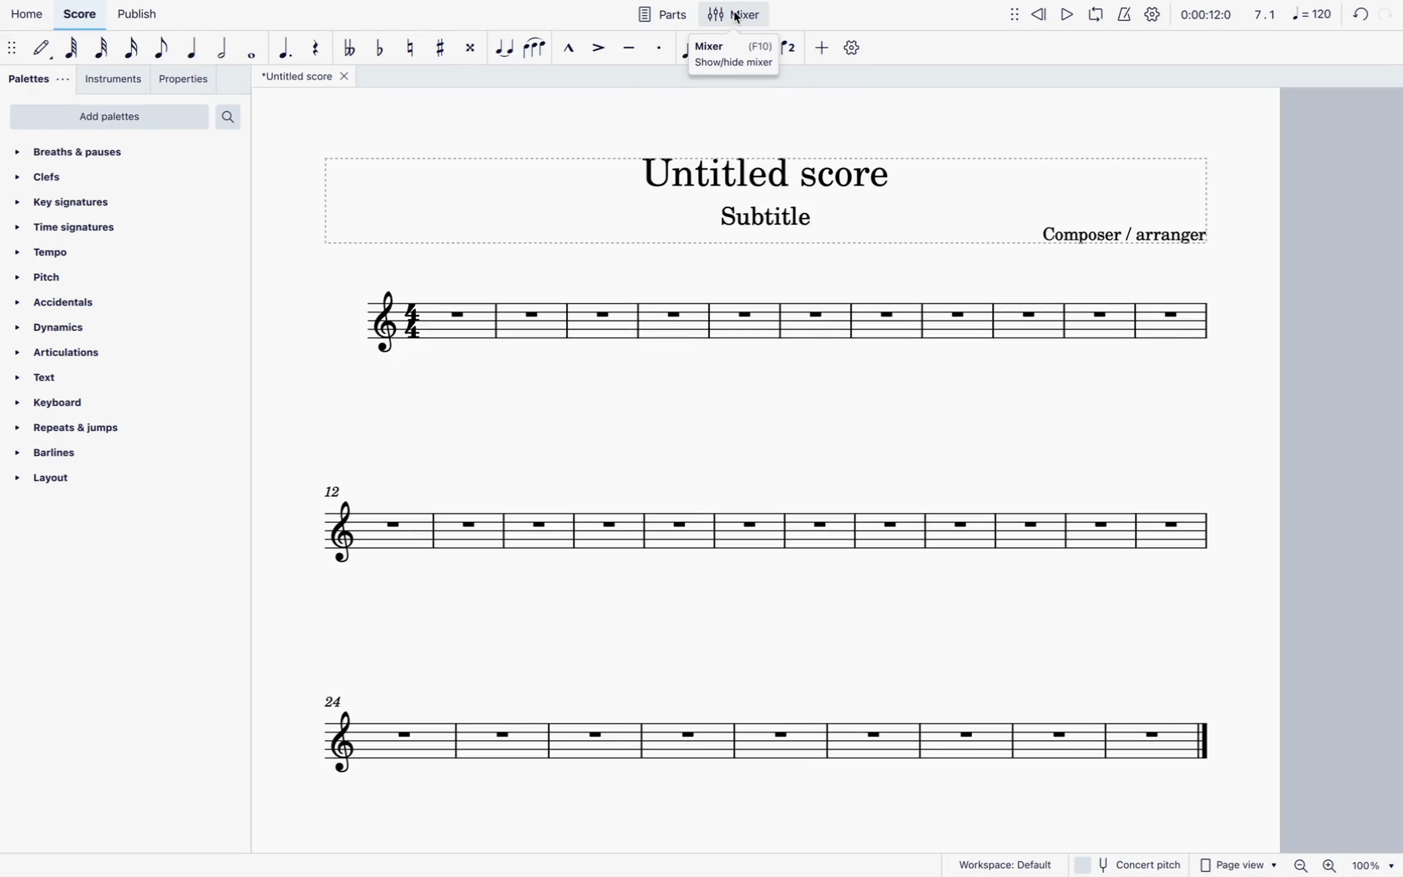  Describe the element at coordinates (822, 48) in the screenshot. I see `more` at that location.